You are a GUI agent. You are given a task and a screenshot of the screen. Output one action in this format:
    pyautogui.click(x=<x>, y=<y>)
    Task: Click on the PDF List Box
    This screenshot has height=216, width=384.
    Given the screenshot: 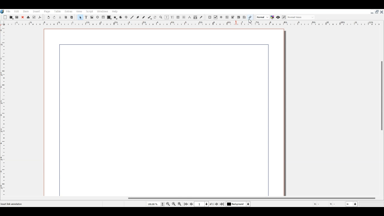 What is the action you would take?
    pyautogui.click(x=238, y=17)
    